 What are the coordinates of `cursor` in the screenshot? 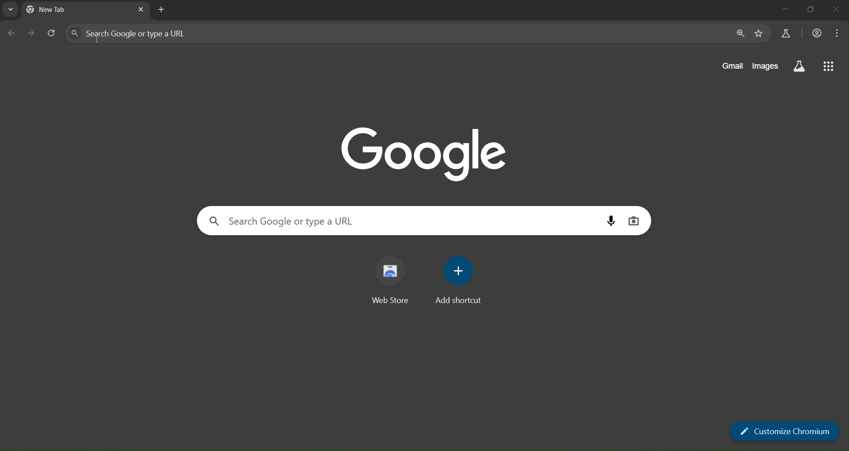 It's located at (97, 39).